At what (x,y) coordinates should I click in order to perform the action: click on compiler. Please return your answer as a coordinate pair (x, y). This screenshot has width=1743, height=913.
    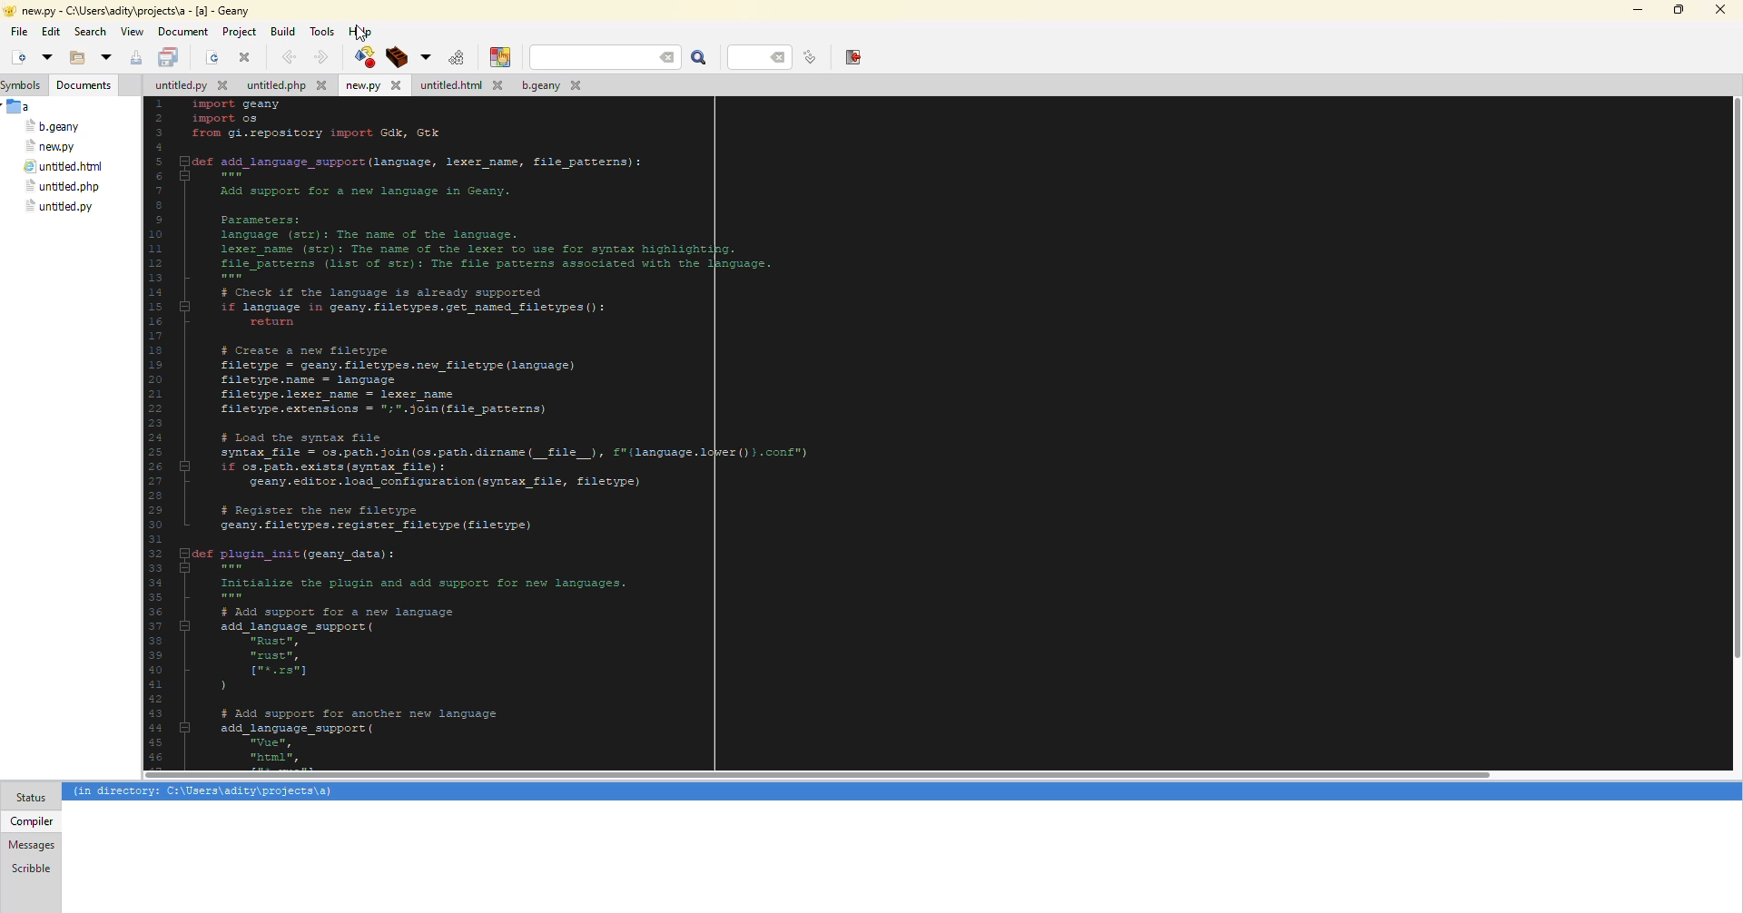
    Looking at the image, I should click on (30, 820).